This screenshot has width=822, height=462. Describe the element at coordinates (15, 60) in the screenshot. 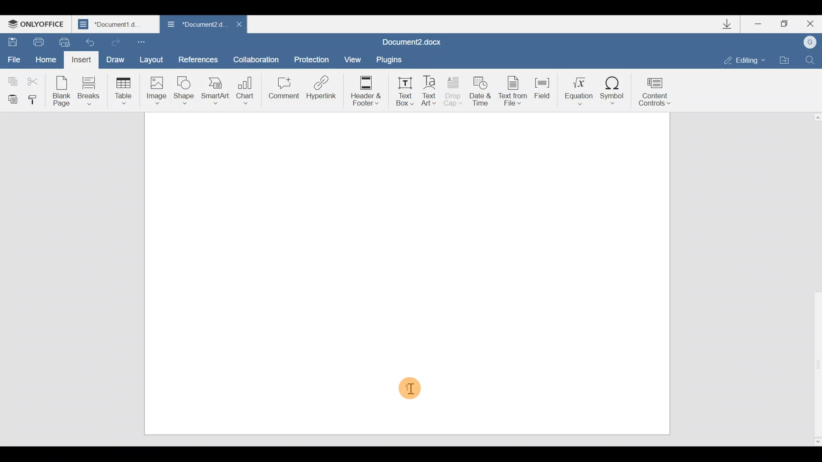

I see `File` at that location.